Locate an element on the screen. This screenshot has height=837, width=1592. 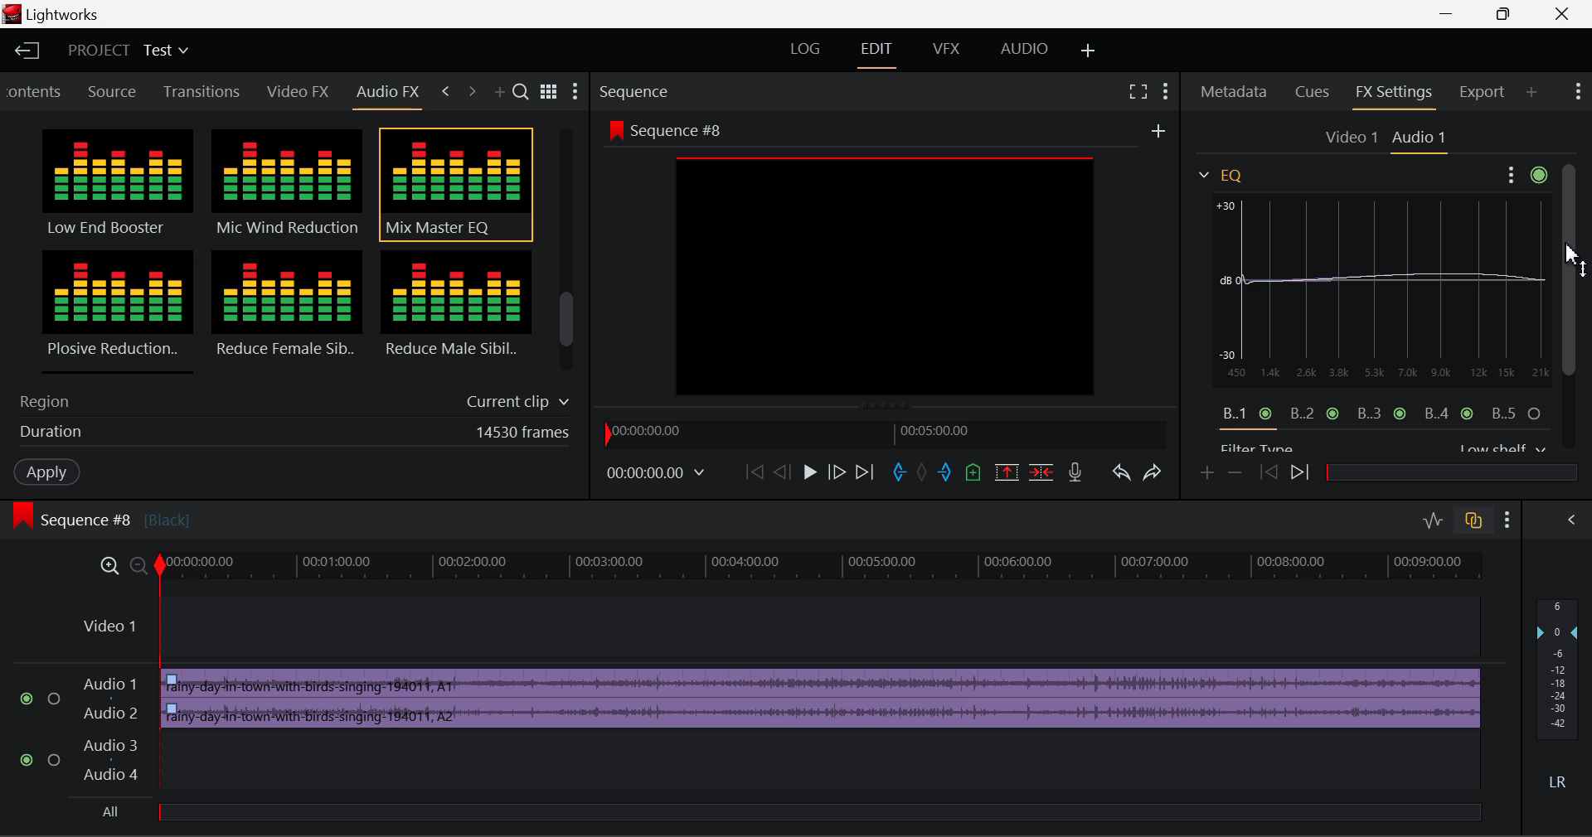
Minimize is located at coordinates (1511, 13).